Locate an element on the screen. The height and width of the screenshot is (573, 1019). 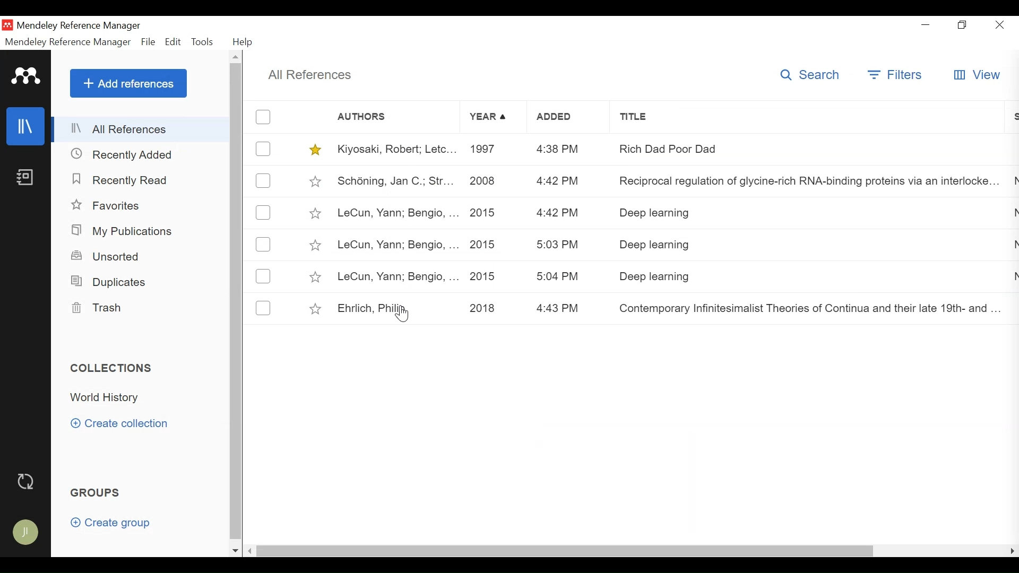
(un)select is located at coordinates (264, 149).